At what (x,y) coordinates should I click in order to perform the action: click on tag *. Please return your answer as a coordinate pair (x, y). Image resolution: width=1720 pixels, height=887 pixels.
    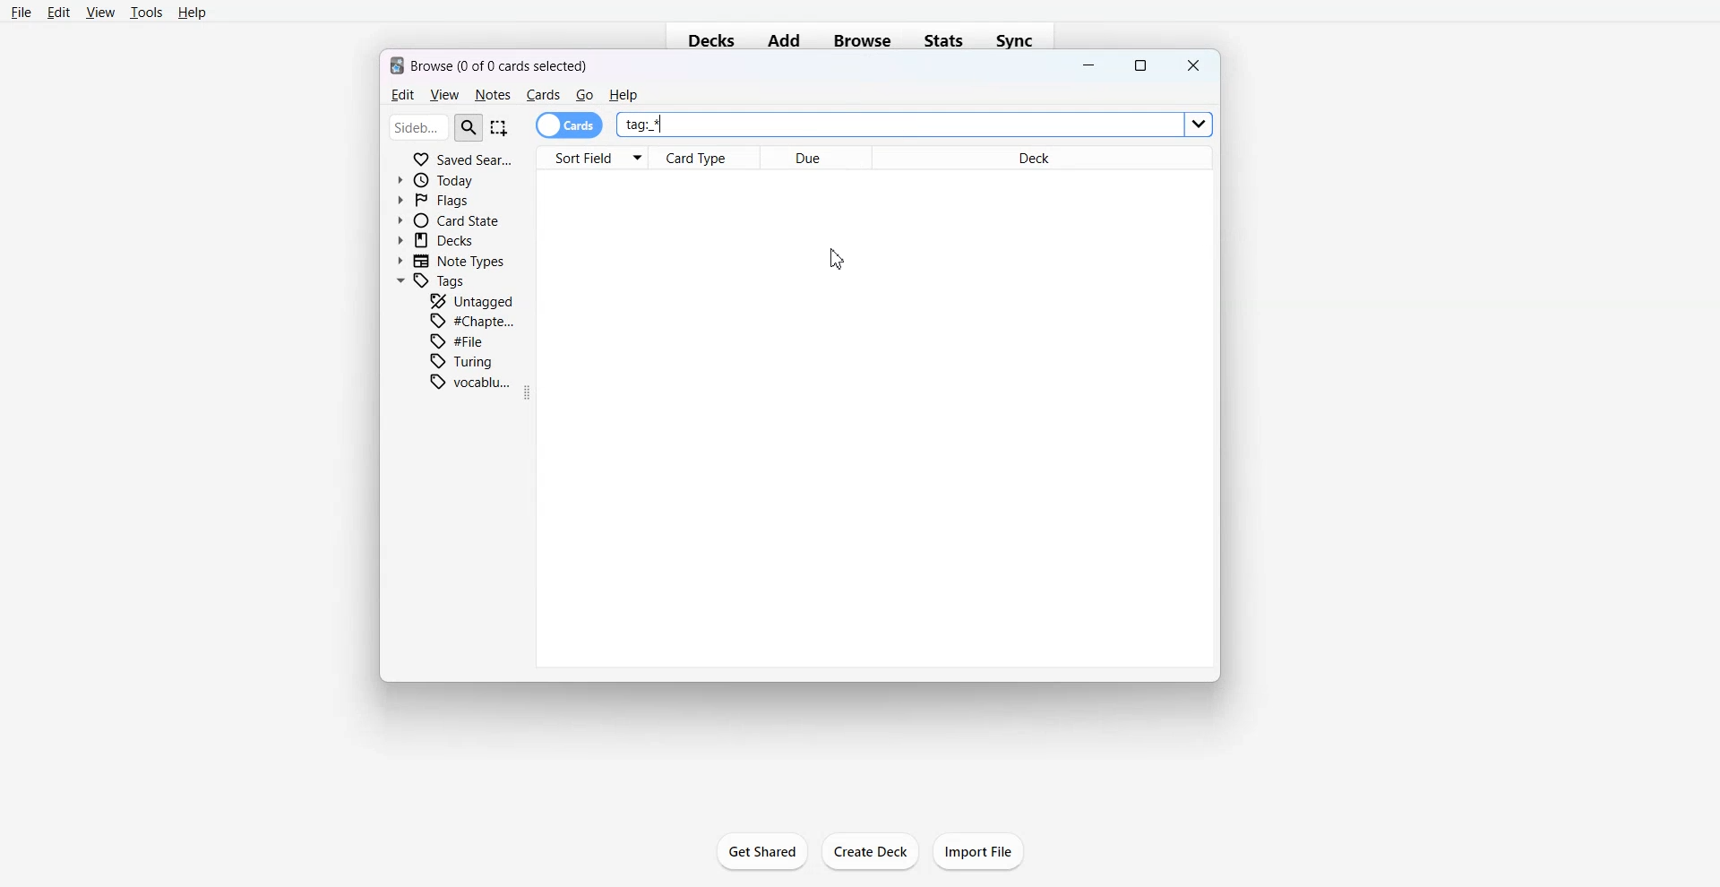
    Looking at the image, I should click on (914, 125).